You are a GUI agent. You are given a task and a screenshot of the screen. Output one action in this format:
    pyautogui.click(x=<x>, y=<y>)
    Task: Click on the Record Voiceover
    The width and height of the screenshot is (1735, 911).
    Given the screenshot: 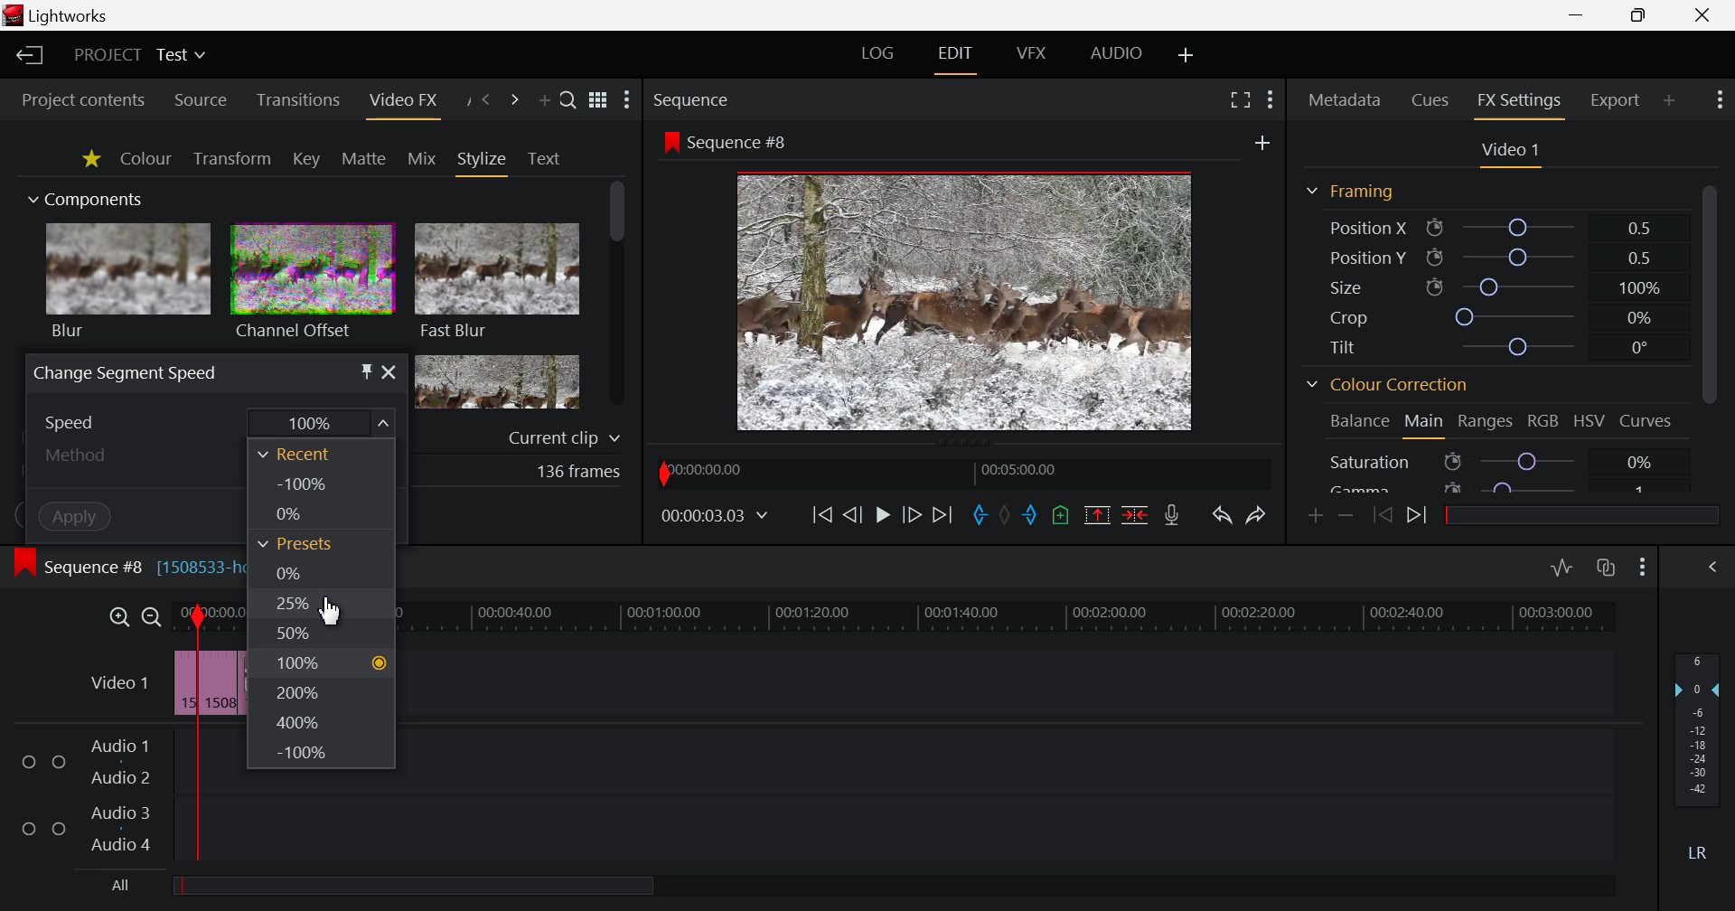 What is the action you would take?
    pyautogui.click(x=1175, y=515)
    